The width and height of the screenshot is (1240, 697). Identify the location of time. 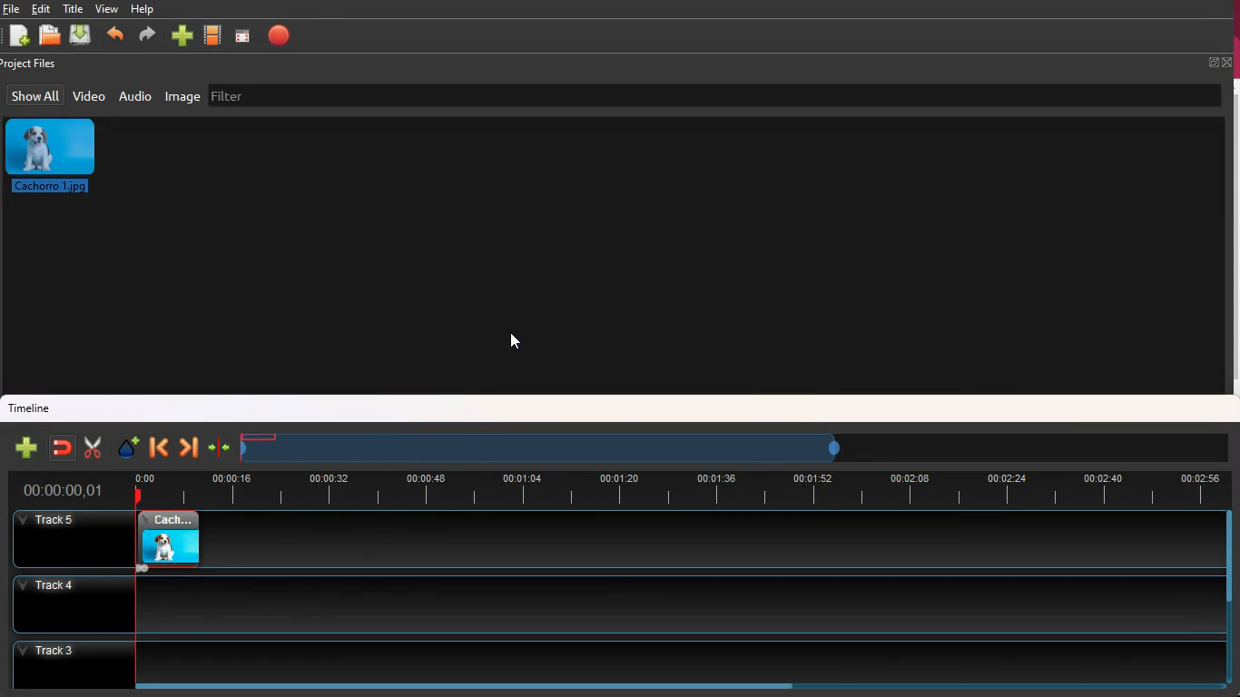
(64, 488).